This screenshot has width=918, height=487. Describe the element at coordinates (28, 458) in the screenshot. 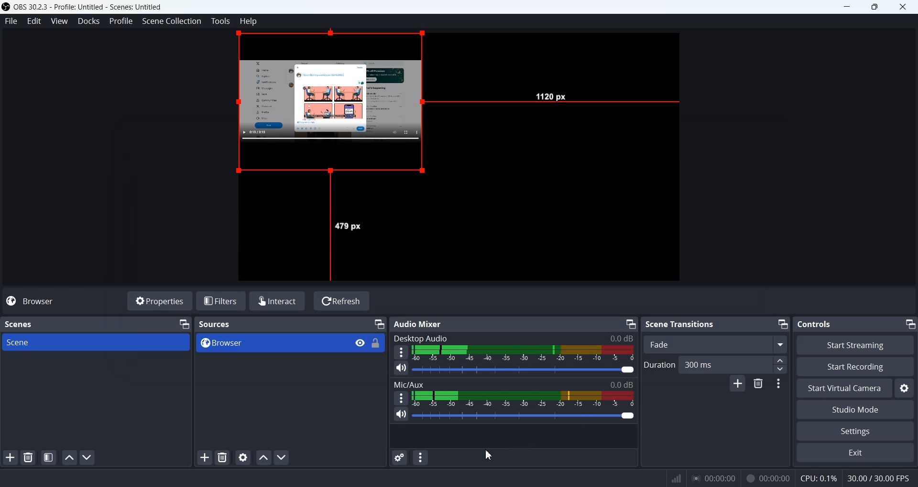

I see `Delete Selected Scene` at that location.